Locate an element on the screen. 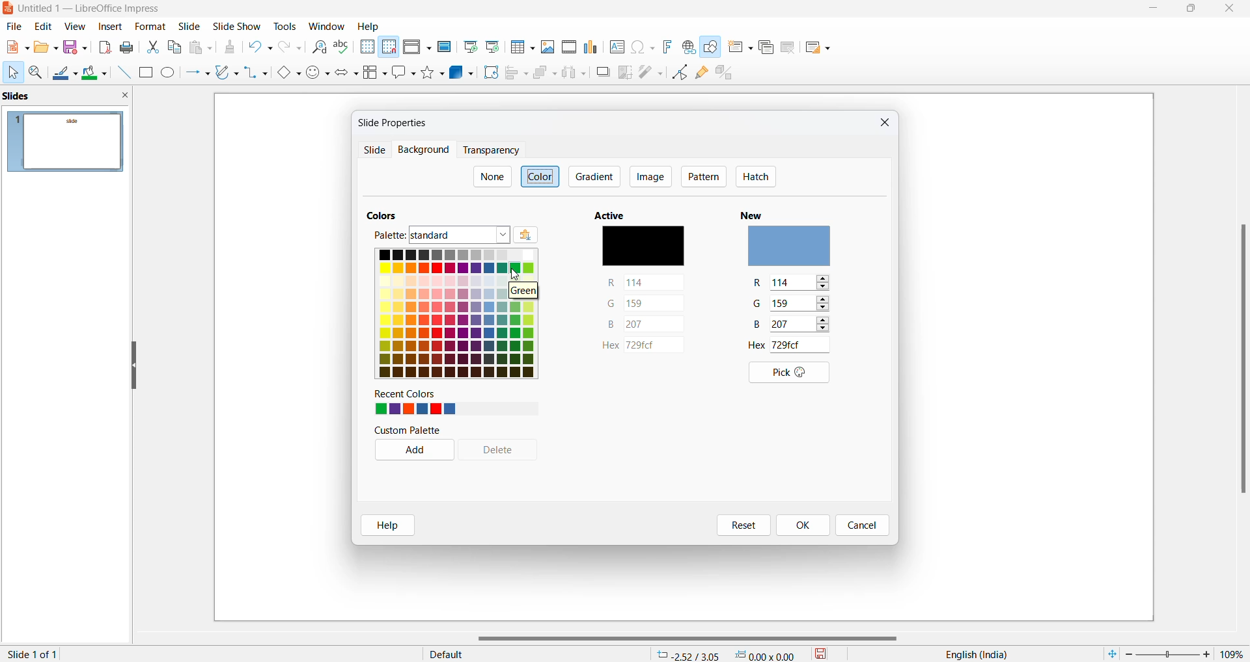 The image size is (1250, 662). toggle end point edit mode is located at coordinates (680, 72).